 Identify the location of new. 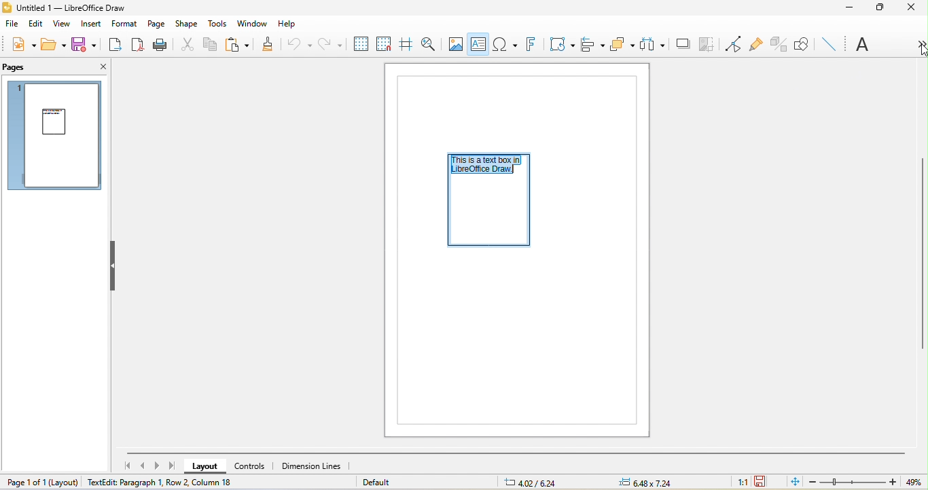
(20, 44).